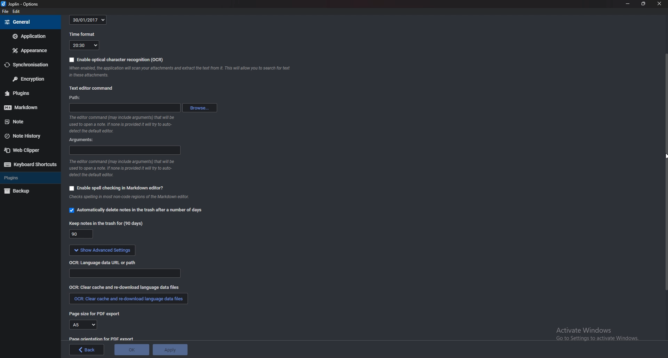 The width and height of the screenshot is (668, 358). What do you see at coordinates (628, 4) in the screenshot?
I see `Minimize` at bounding box center [628, 4].